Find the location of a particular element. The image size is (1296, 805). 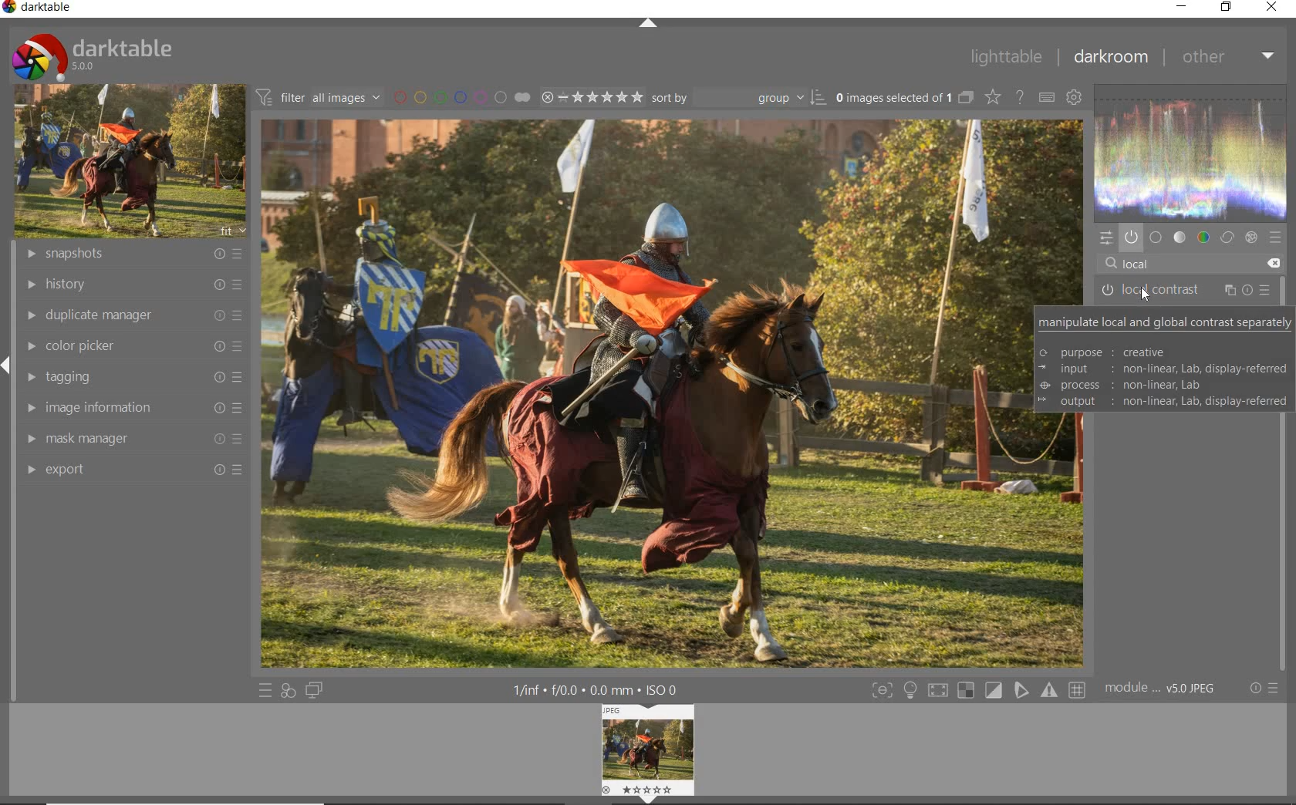

filter all images is located at coordinates (319, 97).